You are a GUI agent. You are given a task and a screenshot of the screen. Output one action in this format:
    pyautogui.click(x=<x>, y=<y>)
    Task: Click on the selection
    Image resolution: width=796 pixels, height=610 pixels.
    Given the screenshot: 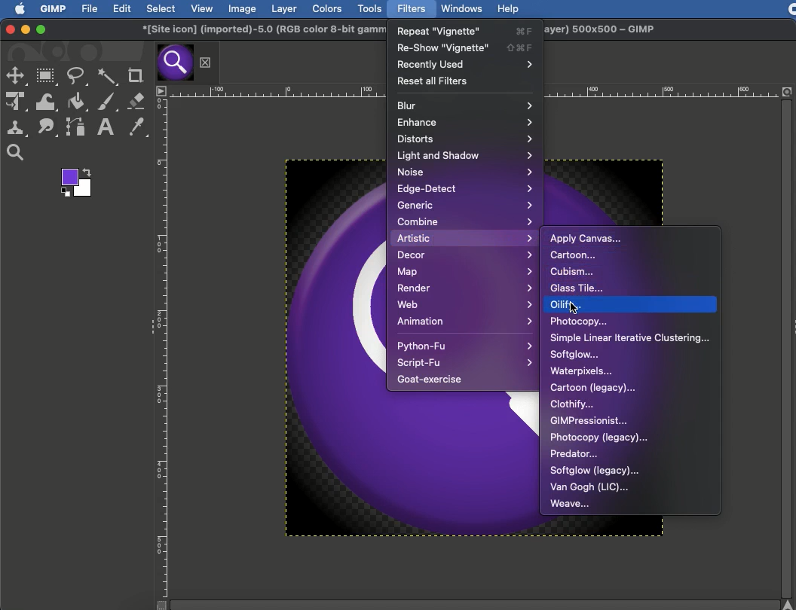 What is the action you would take?
    pyautogui.click(x=17, y=78)
    